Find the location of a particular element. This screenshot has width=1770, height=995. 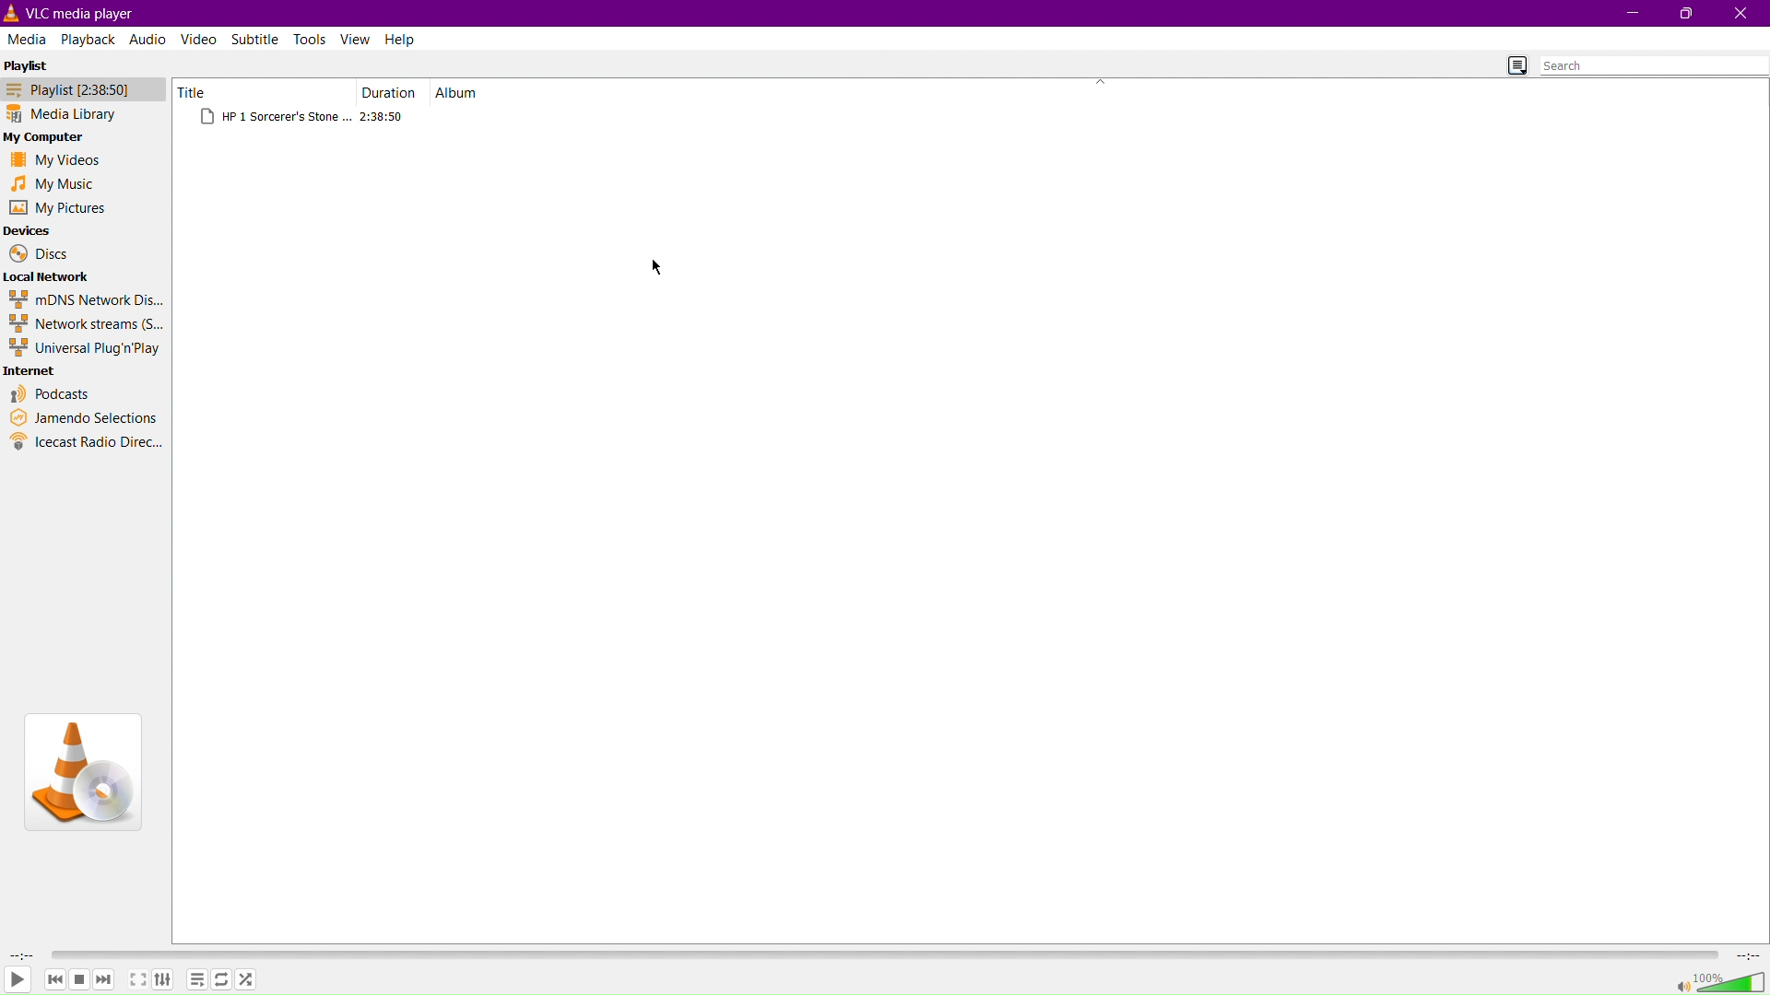

Help is located at coordinates (402, 39).